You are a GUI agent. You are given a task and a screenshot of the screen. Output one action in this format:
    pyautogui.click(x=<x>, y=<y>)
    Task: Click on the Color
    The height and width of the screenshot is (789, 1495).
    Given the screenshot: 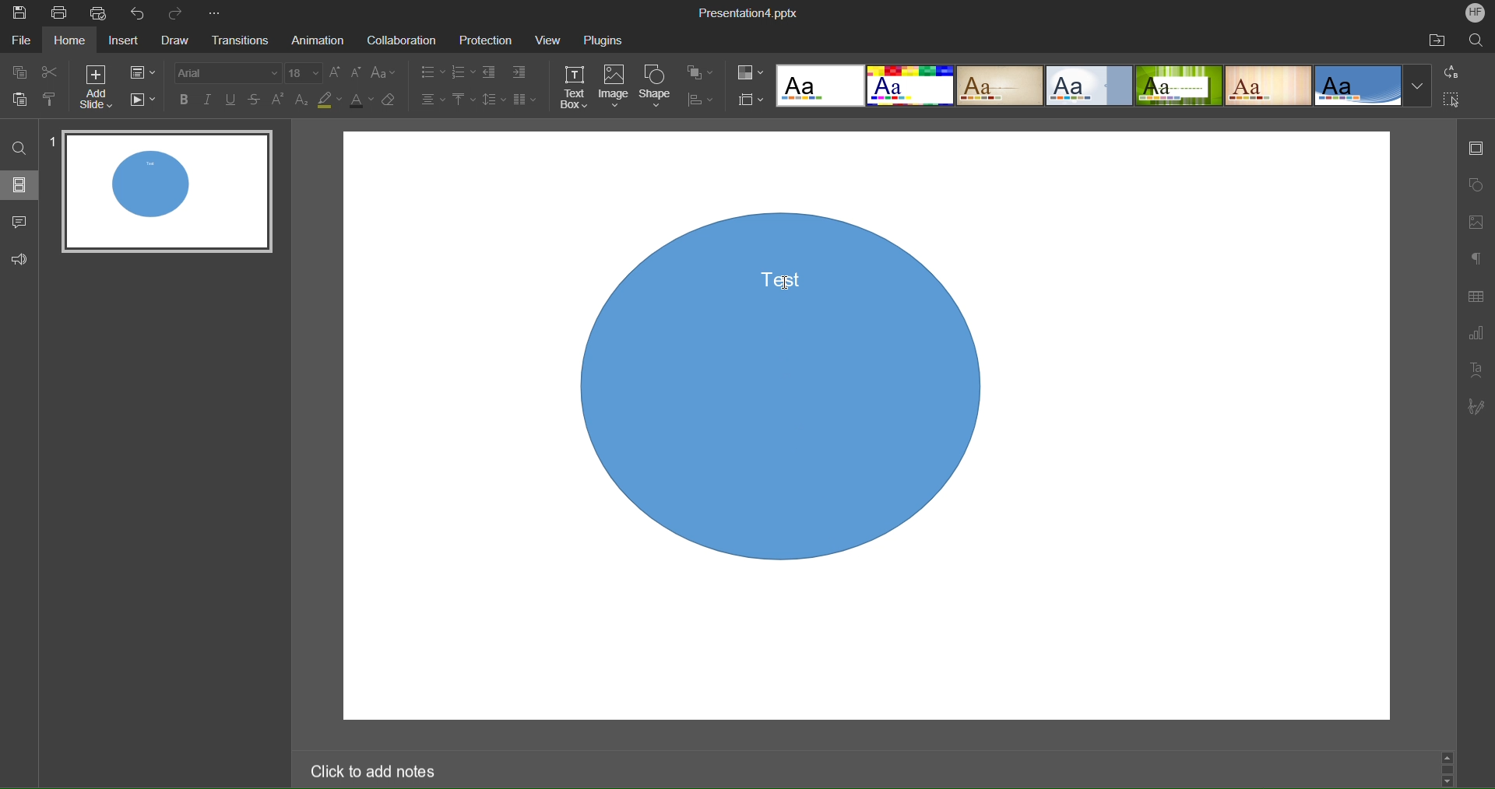 What is the action you would take?
    pyautogui.click(x=750, y=74)
    